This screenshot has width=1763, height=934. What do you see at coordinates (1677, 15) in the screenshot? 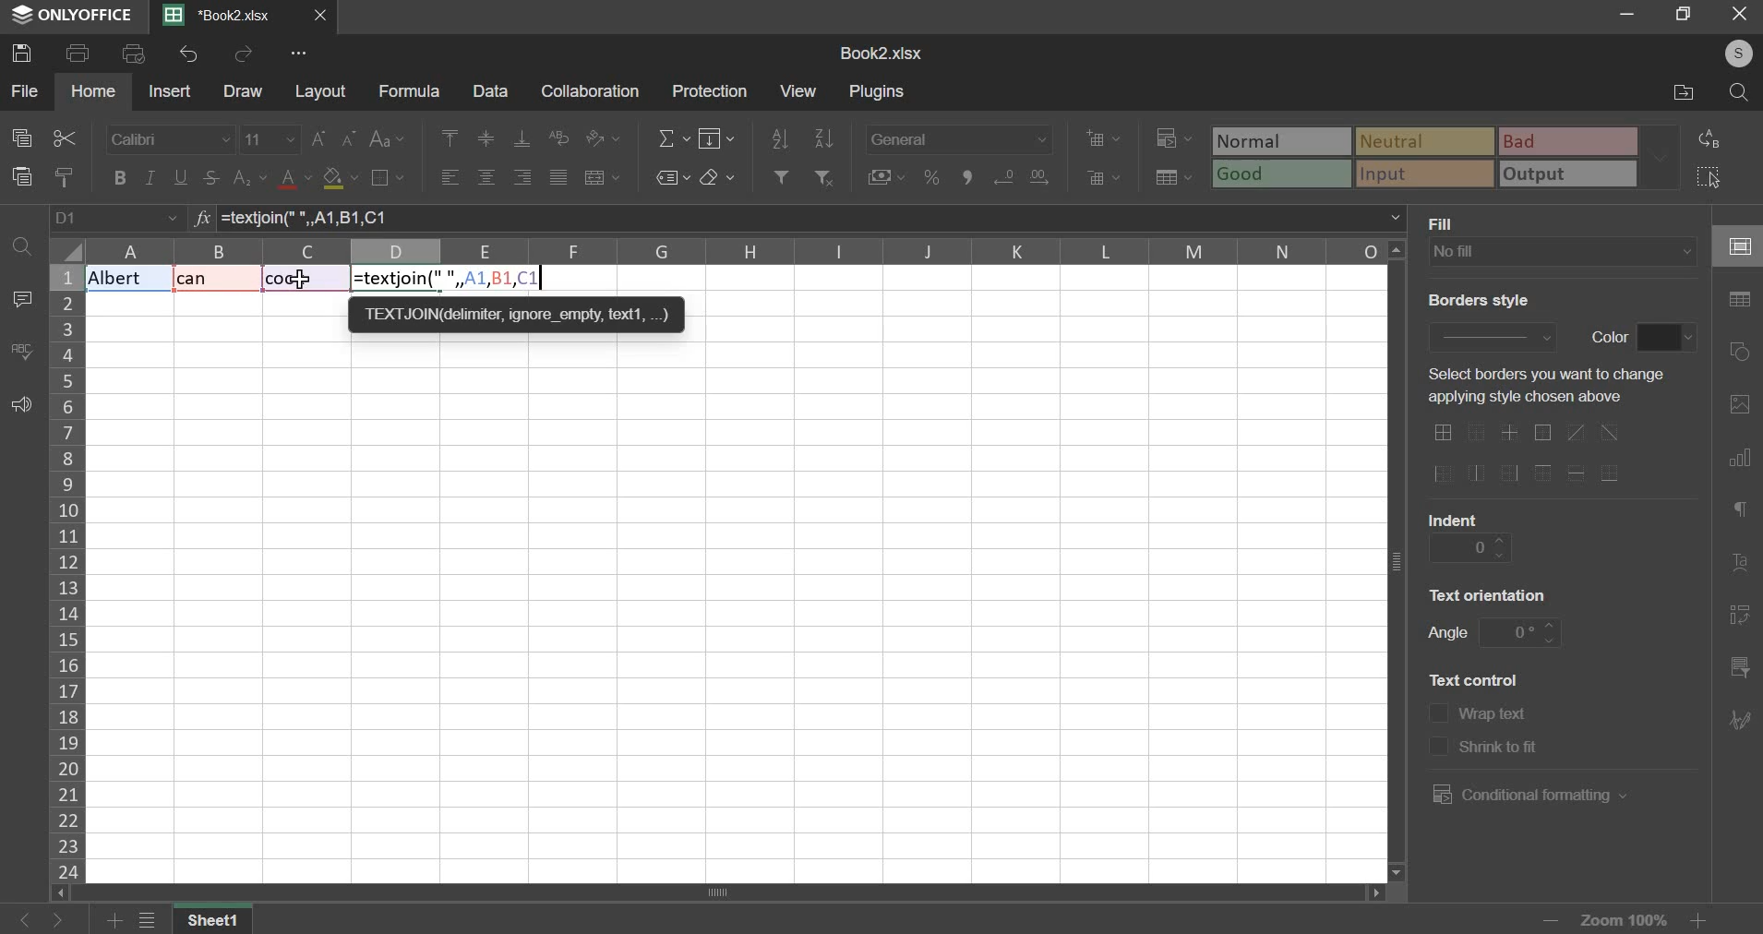
I see `reisze` at bounding box center [1677, 15].